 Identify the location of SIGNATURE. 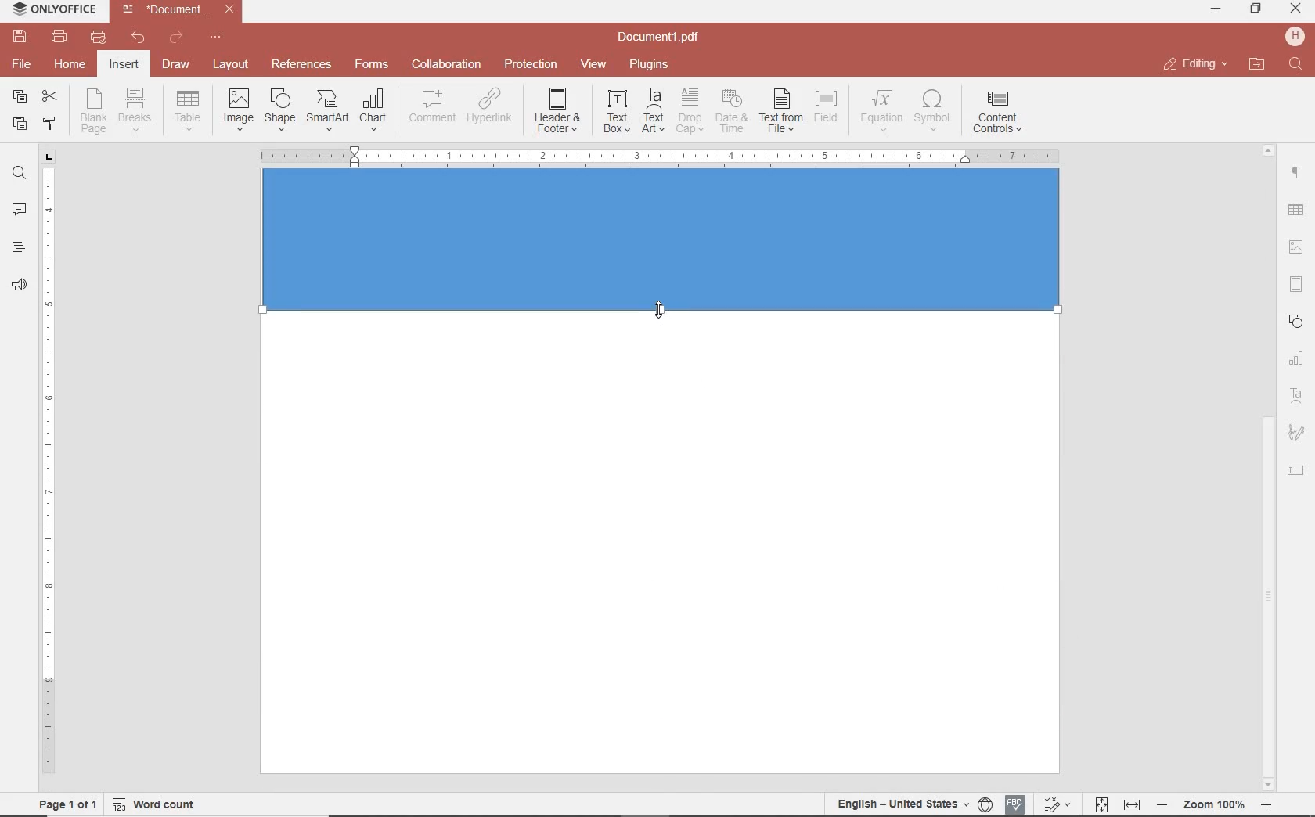
(1296, 434).